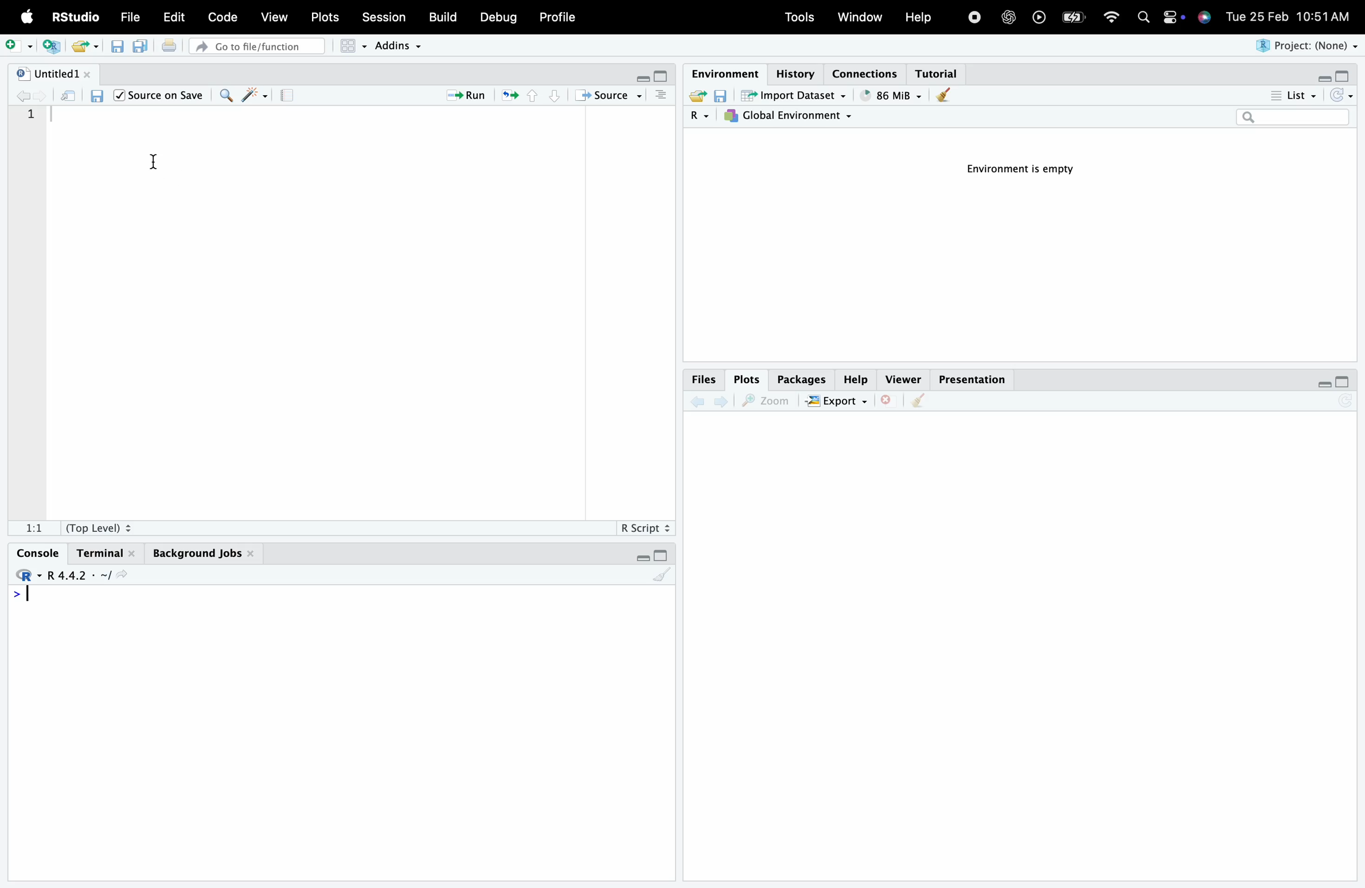 The width and height of the screenshot is (1365, 888). I want to click on "| Untitled1, so click(55, 75).